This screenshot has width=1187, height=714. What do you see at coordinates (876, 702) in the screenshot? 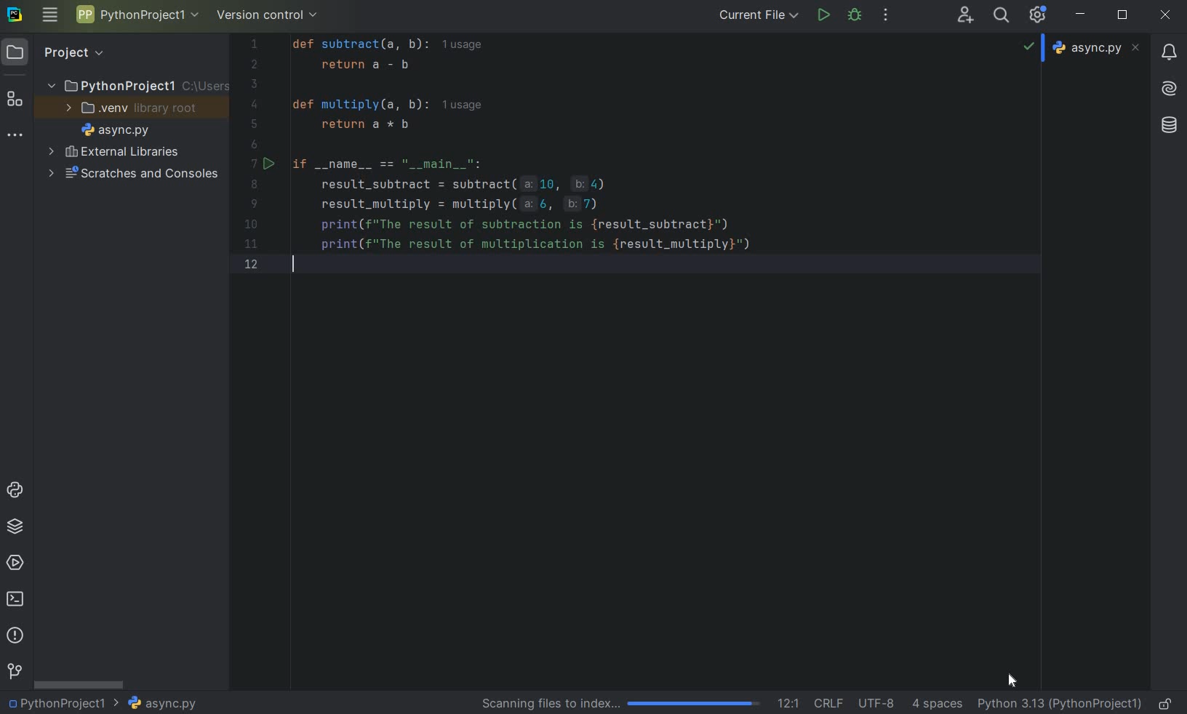
I see `fine encoding` at bounding box center [876, 702].